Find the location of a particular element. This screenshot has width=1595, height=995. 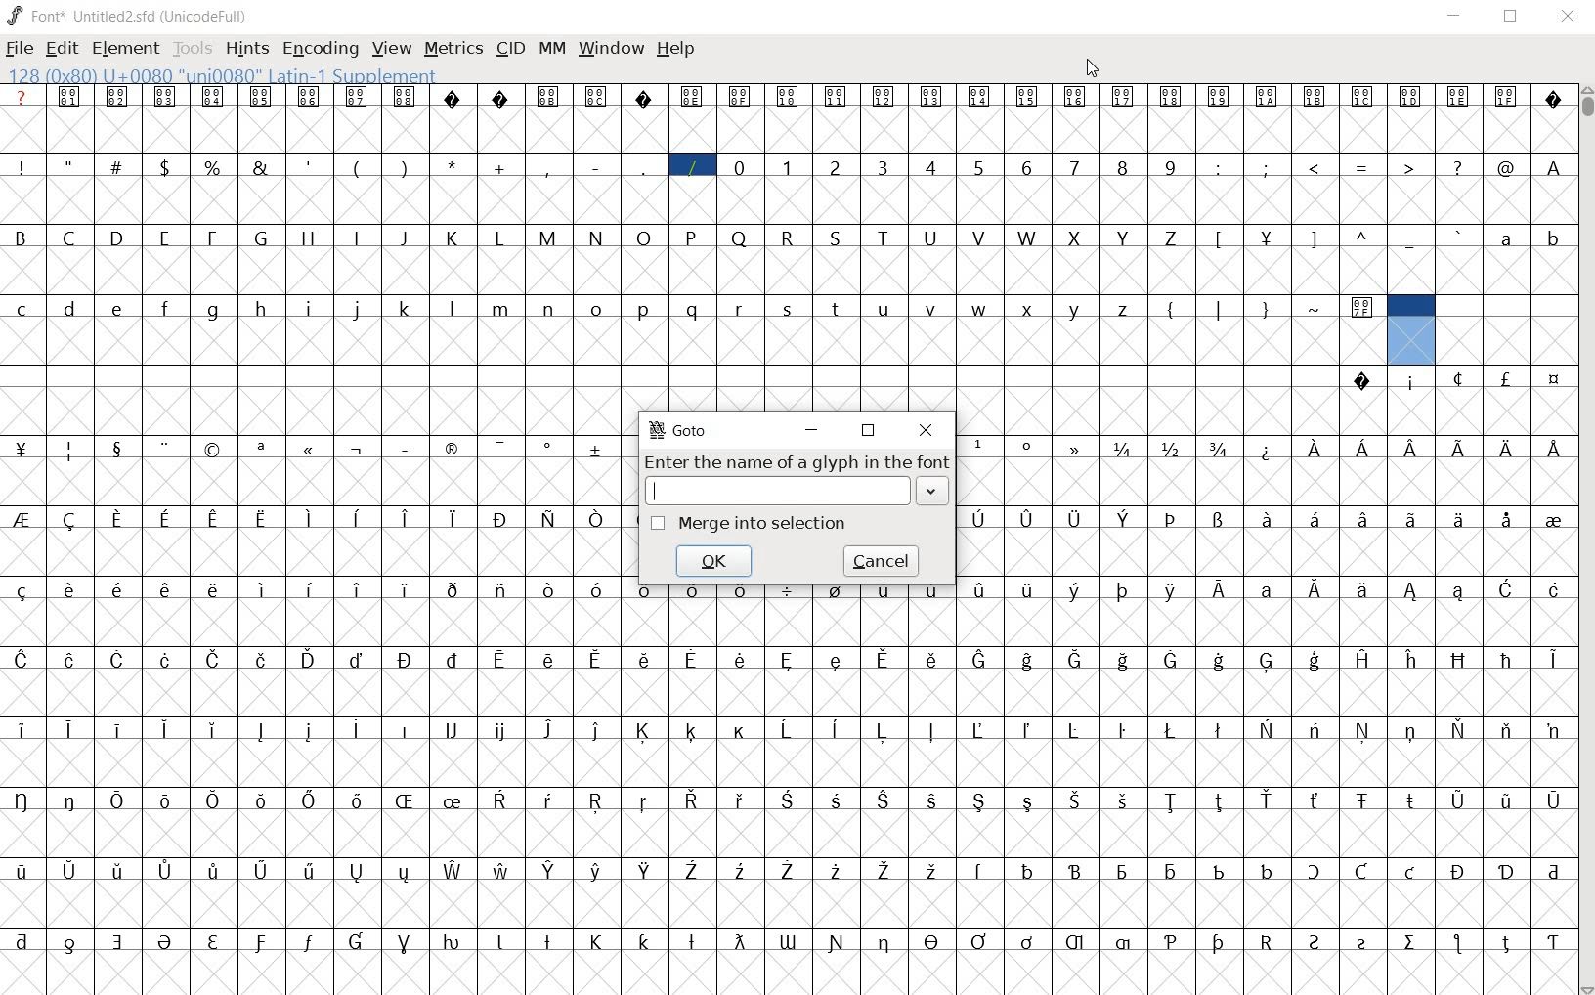

Symbol is located at coordinates (72, 98).